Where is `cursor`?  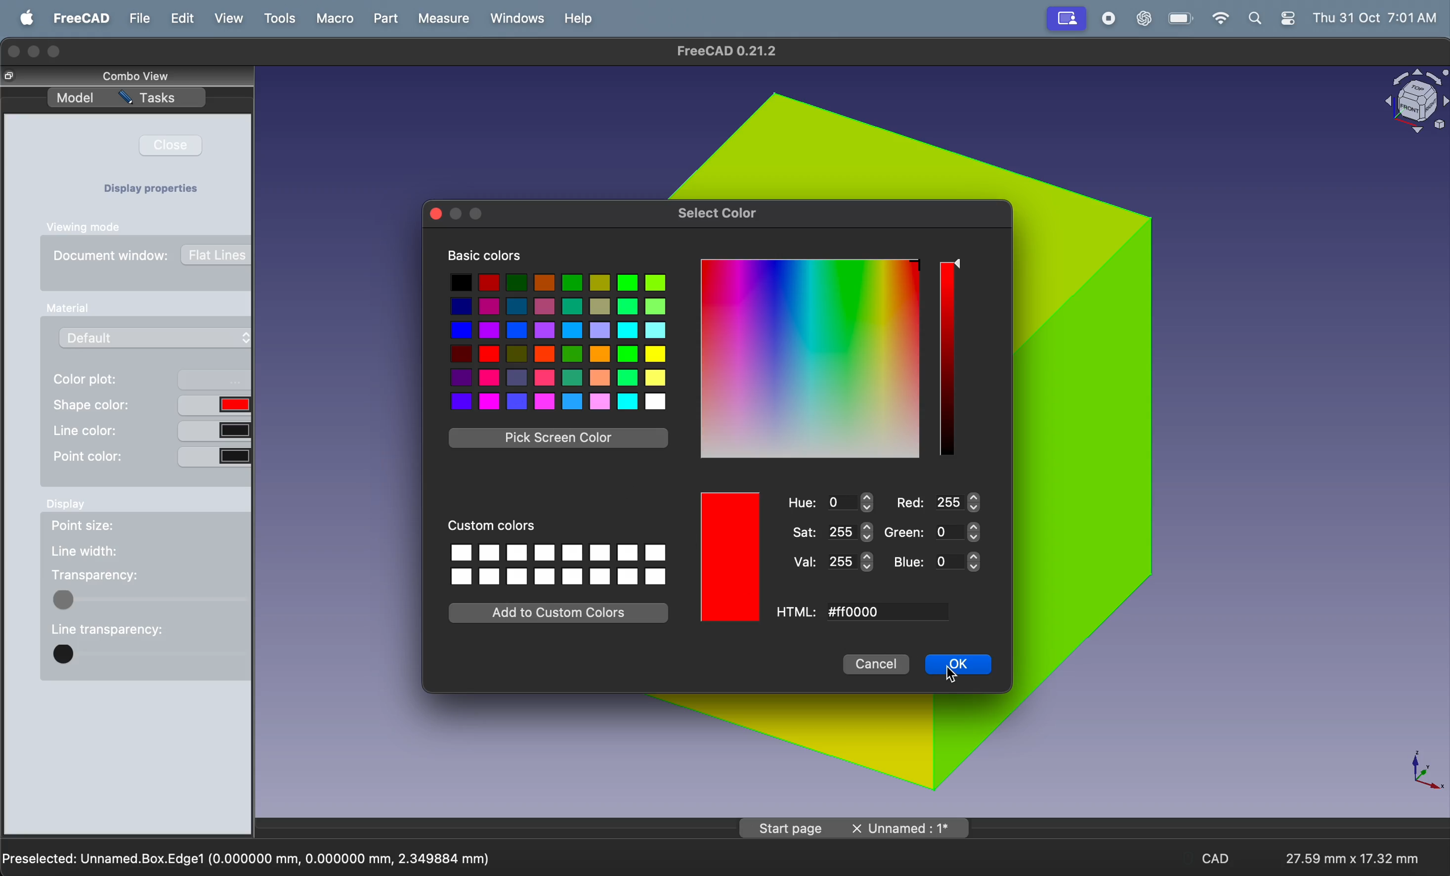 cursor is located at coordinates (955, 676).